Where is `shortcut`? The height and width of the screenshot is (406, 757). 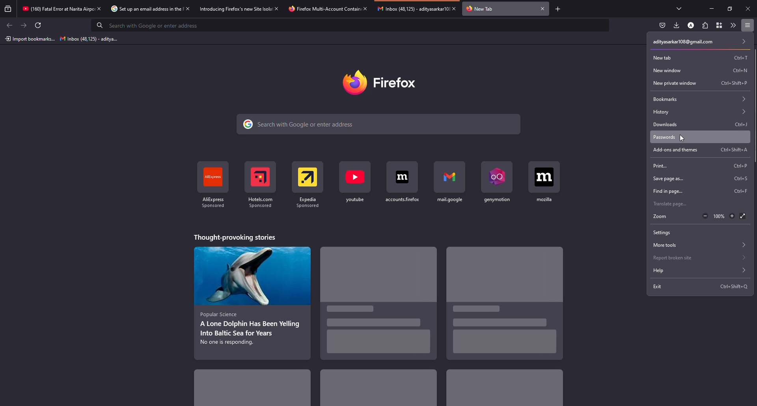 shortcut is located at coordinates (309, 183).